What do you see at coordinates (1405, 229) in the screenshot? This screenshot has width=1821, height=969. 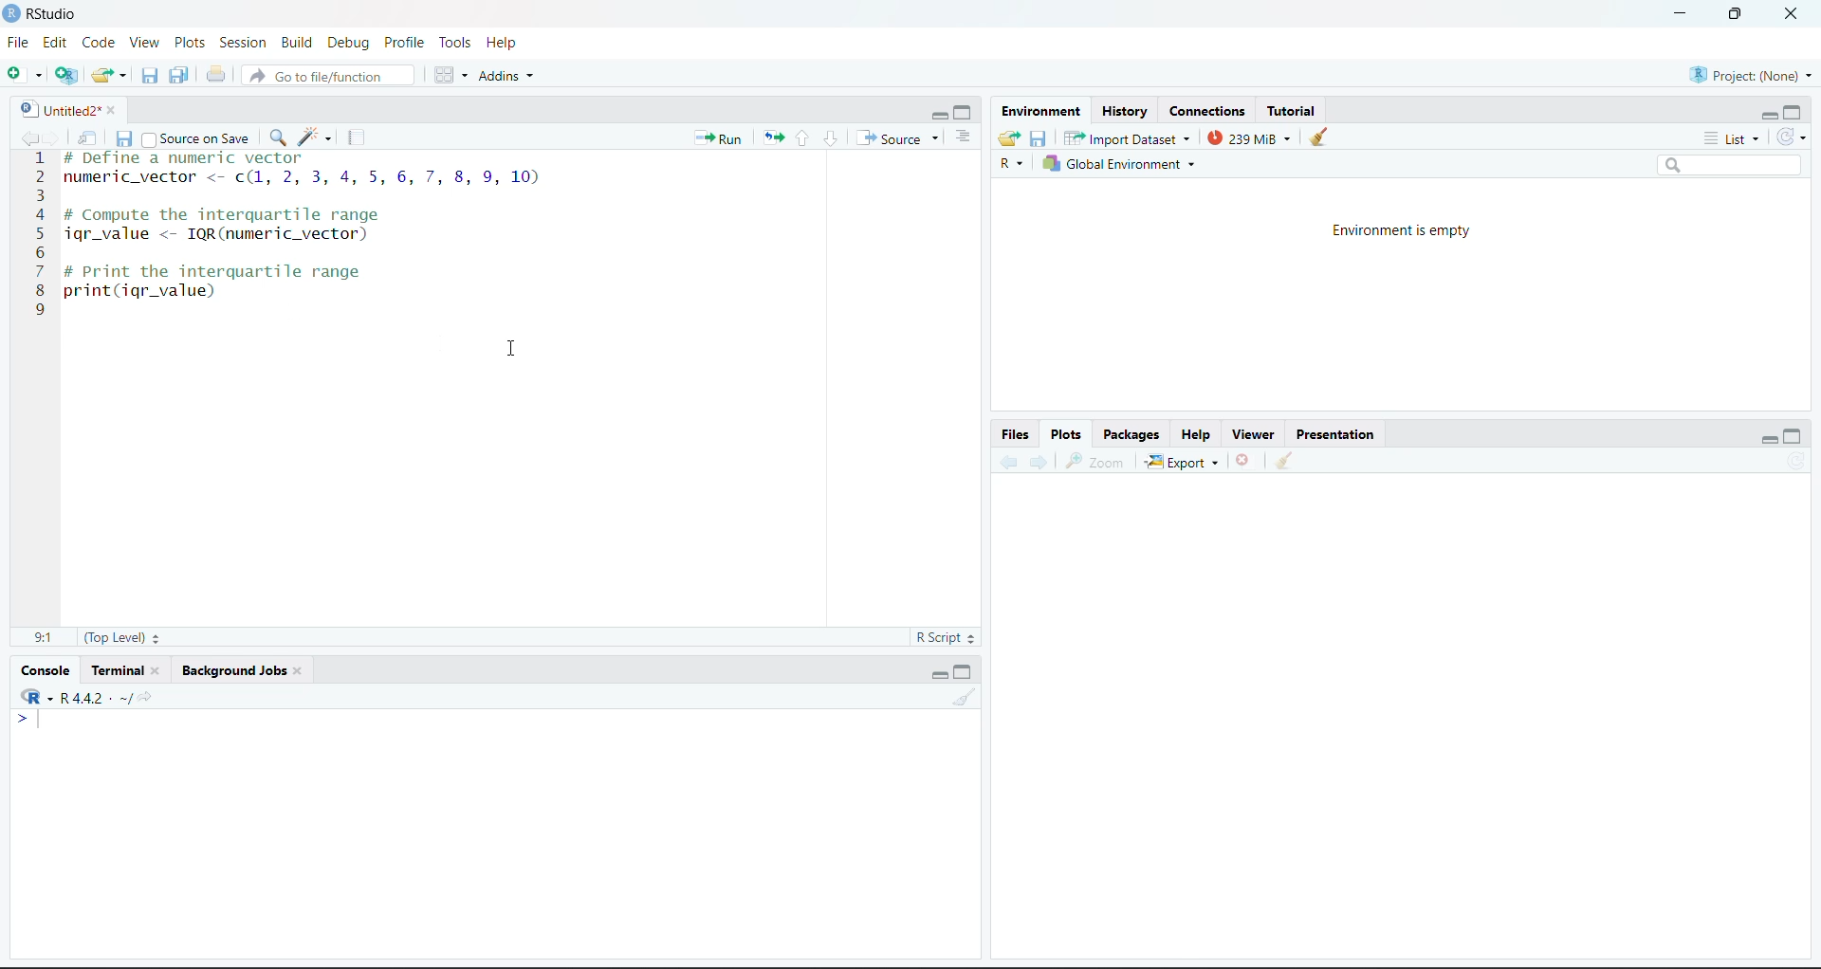 I see `Environment is empty` at bounding box center [1405, 229].